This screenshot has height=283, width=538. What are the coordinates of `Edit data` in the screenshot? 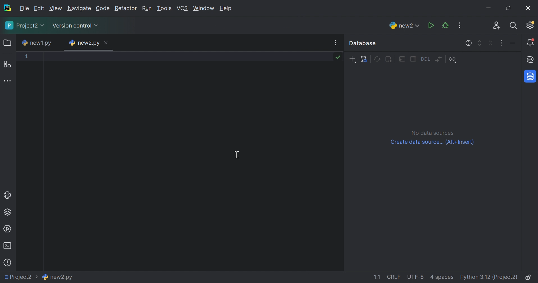 It's located at (414, 58).